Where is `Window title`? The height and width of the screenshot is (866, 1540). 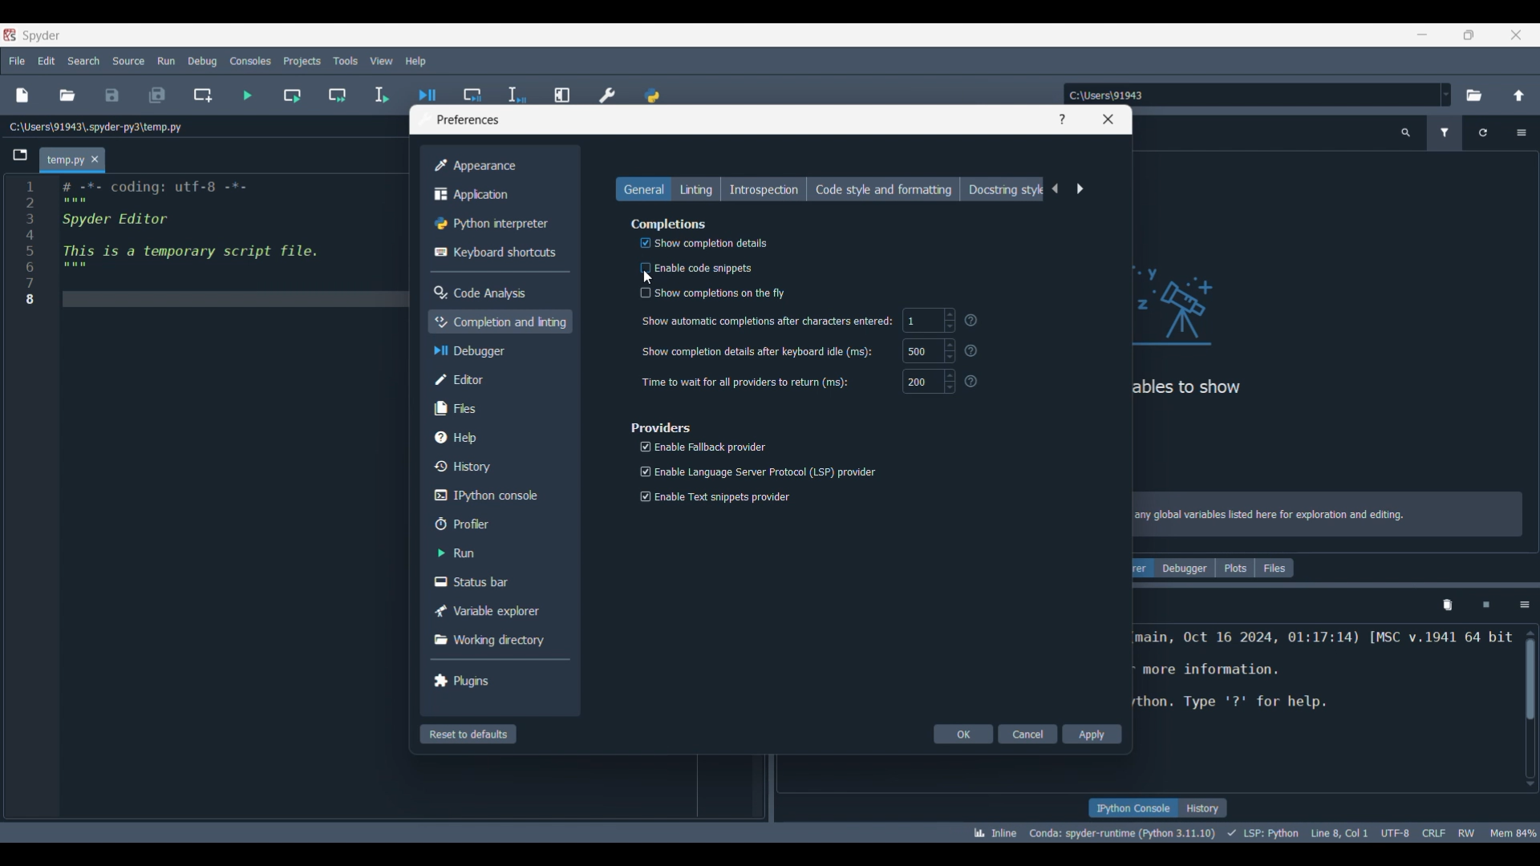
Window title is located at coordinates (468, 119).